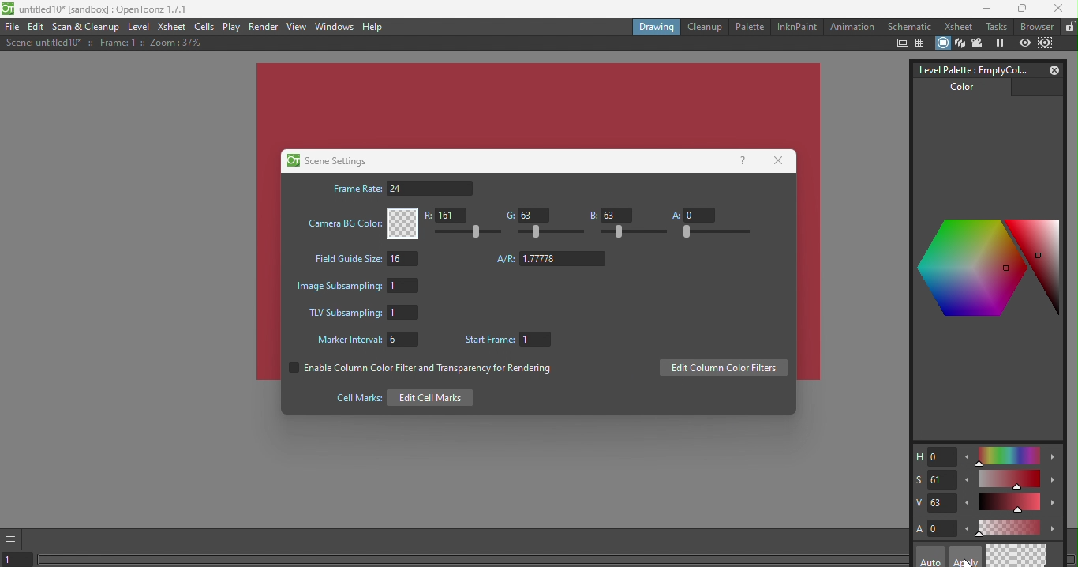 This screenshot has height=567, width=1078. I want to click on Frame rate, so click(402, 188).